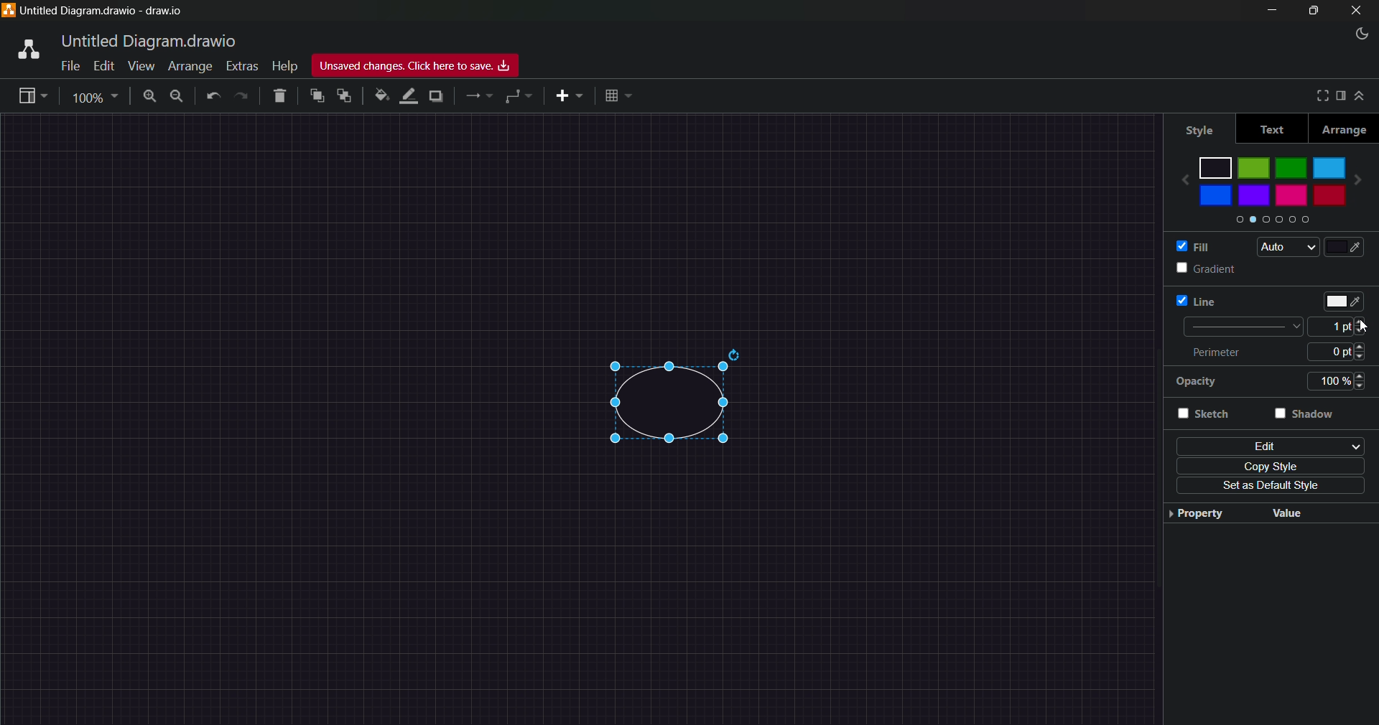 Image resolution: width=1379 pixels, height=725 pixels. I want to click on view, so click(30, 94).